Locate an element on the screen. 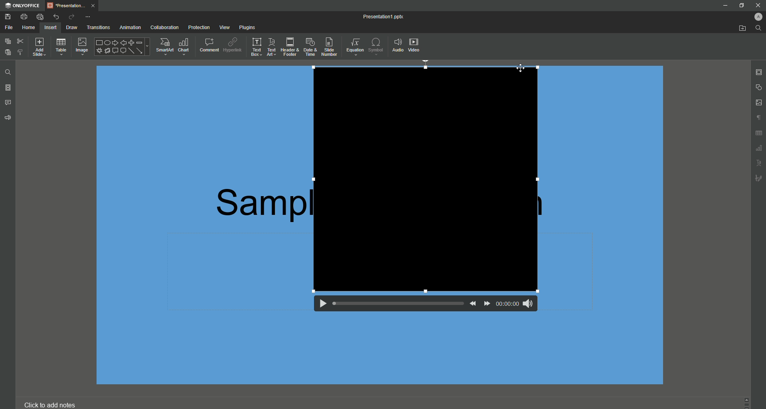  Header and Footer is located at coordinates (290, 47).